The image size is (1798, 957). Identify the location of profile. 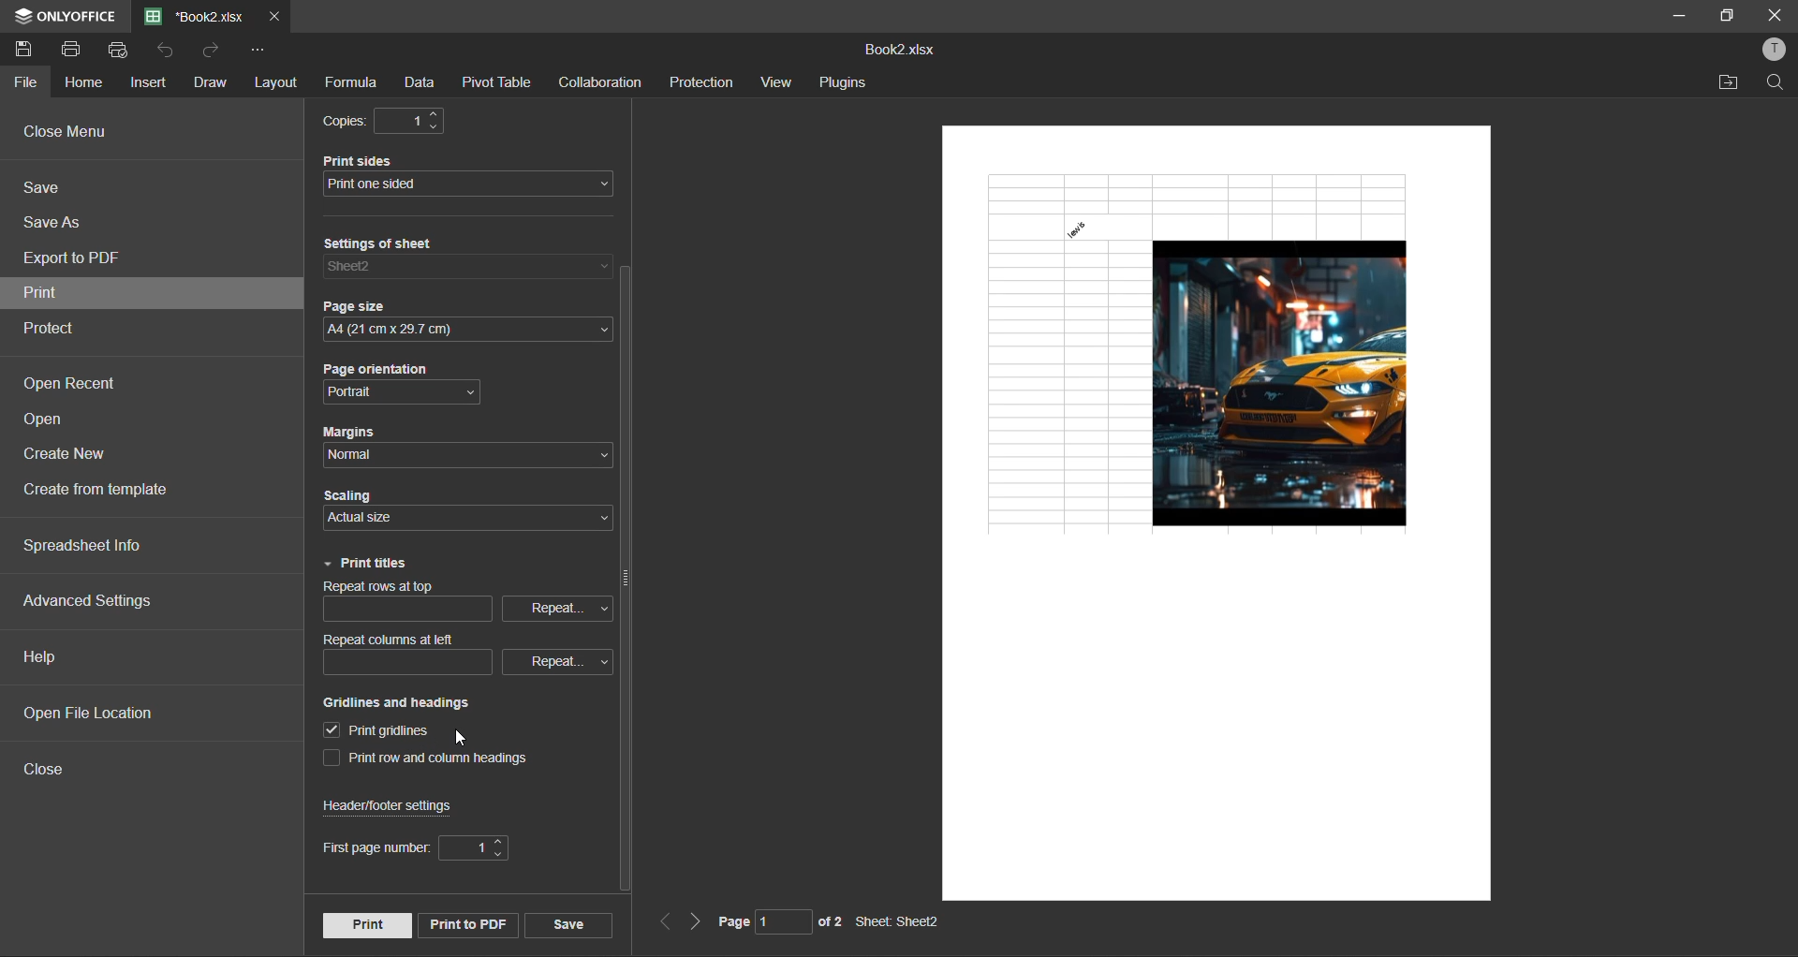
(1772, 50).